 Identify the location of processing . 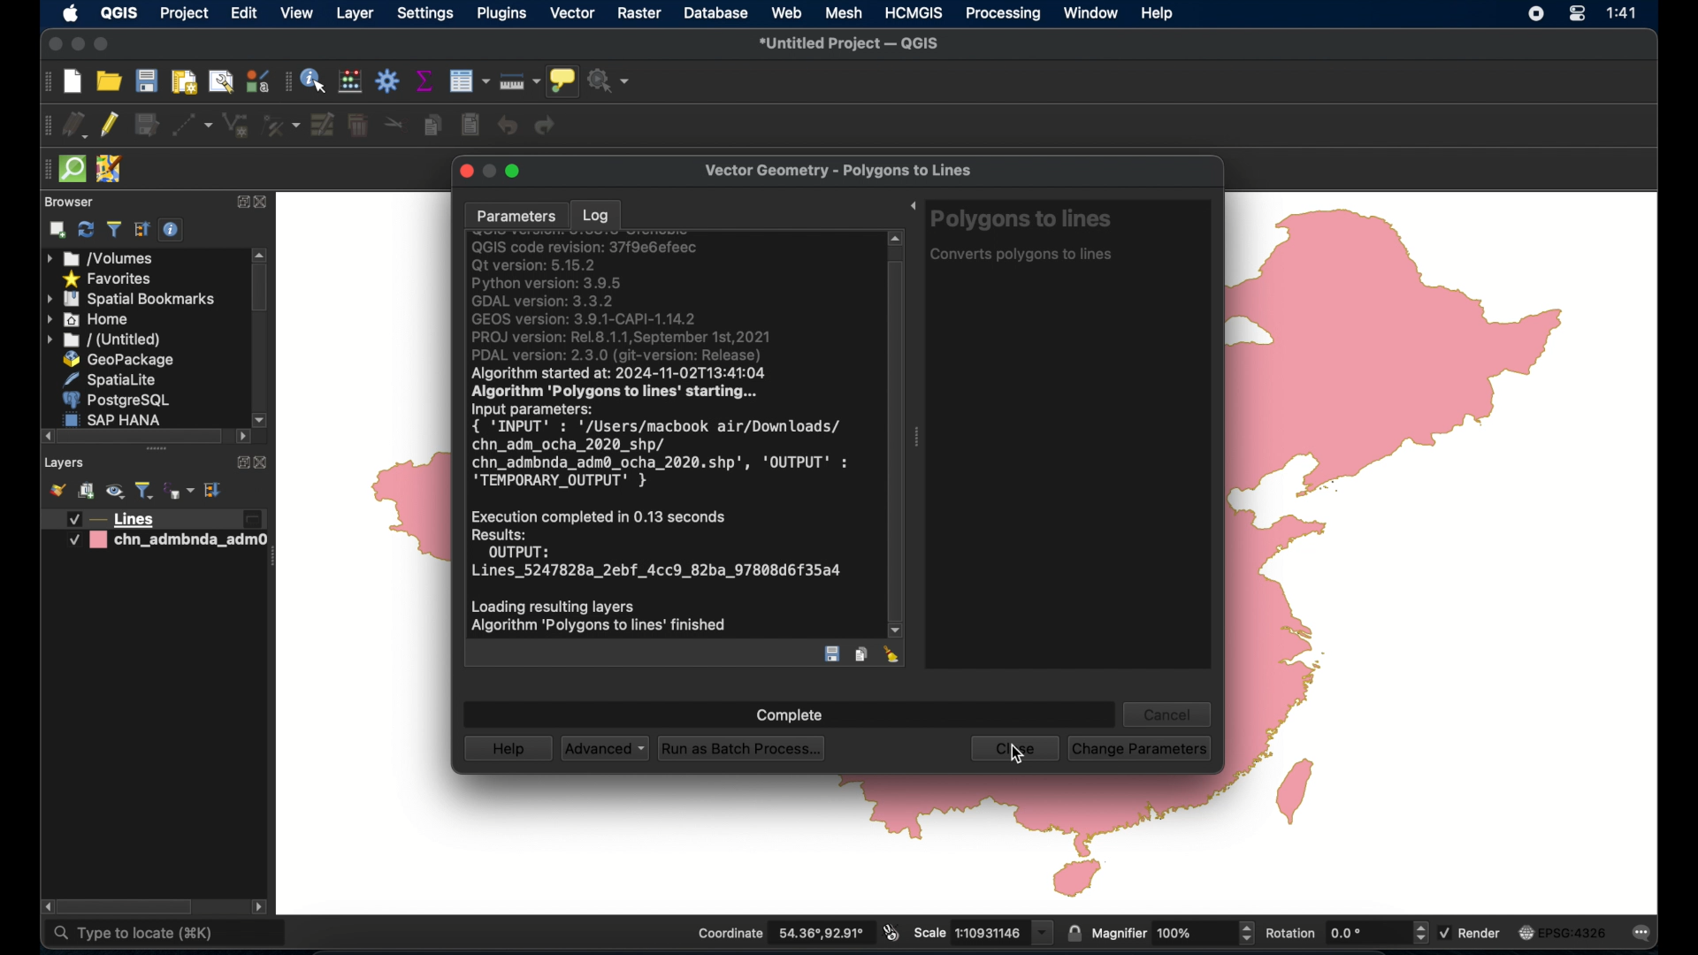
(1004, 14).